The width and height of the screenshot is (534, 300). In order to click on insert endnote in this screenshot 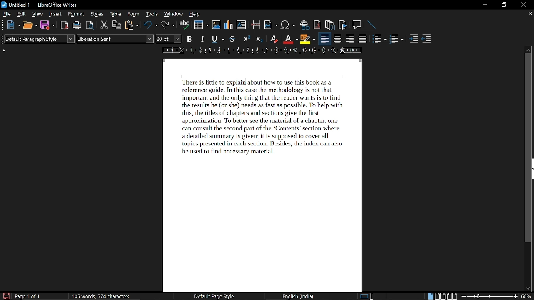, I will do `click(317, 25)`.